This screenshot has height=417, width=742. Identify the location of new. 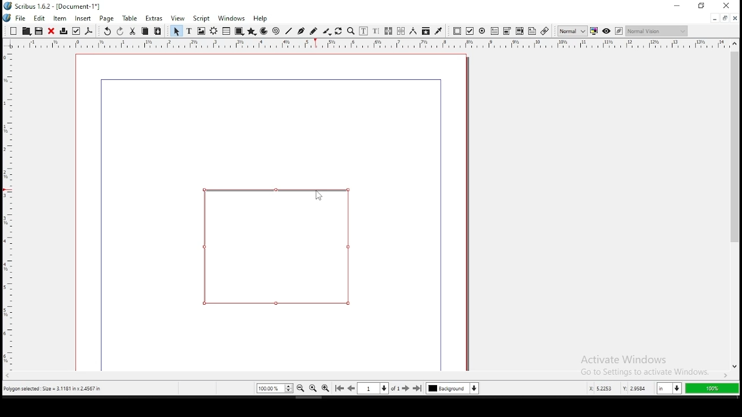
(13, 30).